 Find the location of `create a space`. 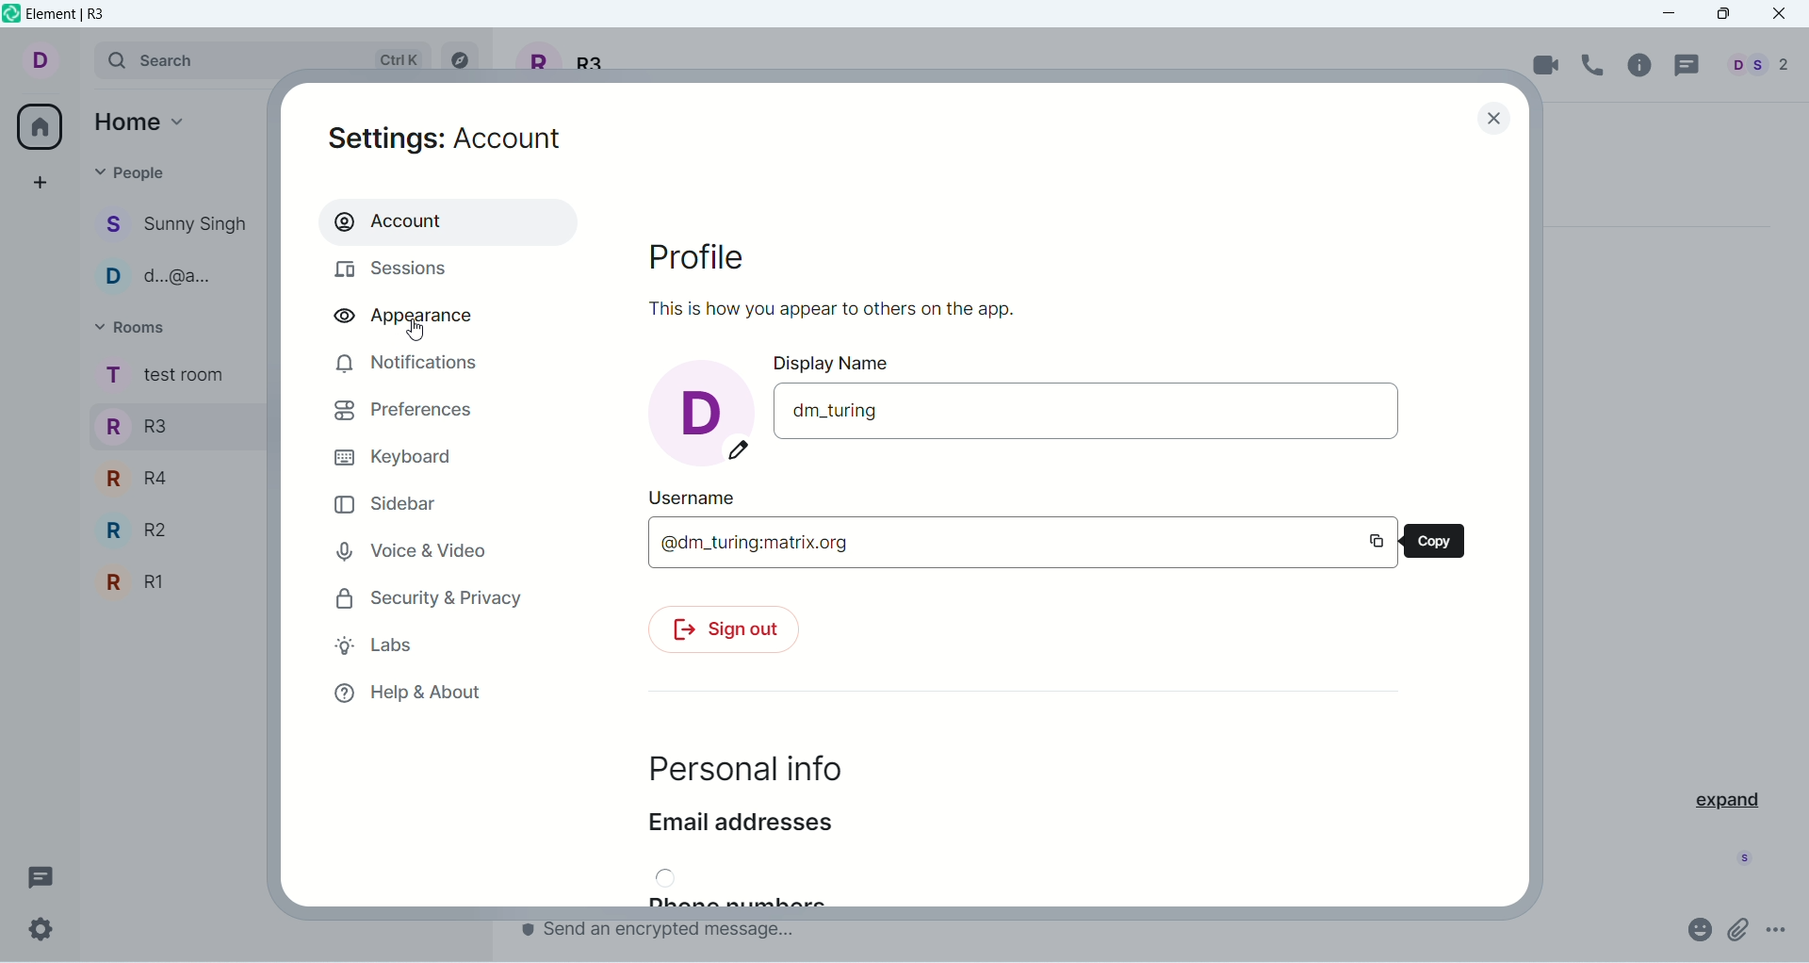

create a space is located at coordinates (41, 182).